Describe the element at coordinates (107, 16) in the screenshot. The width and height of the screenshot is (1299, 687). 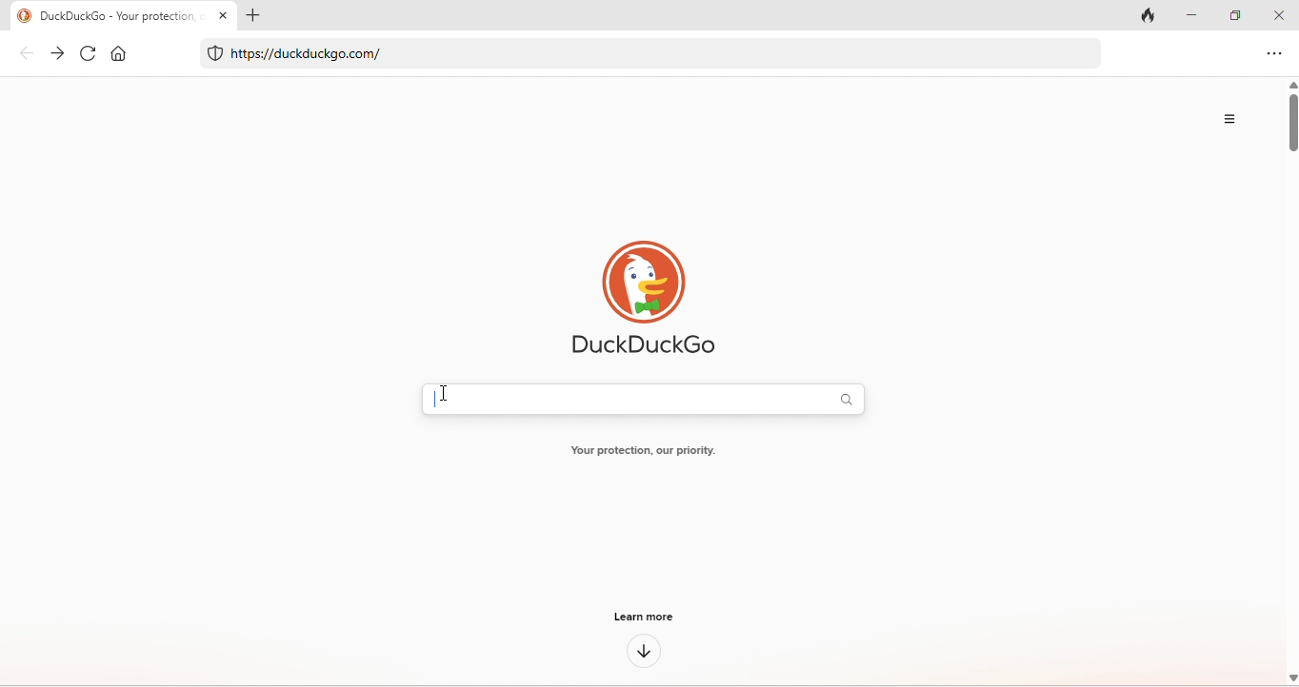
I see `title` at that location.